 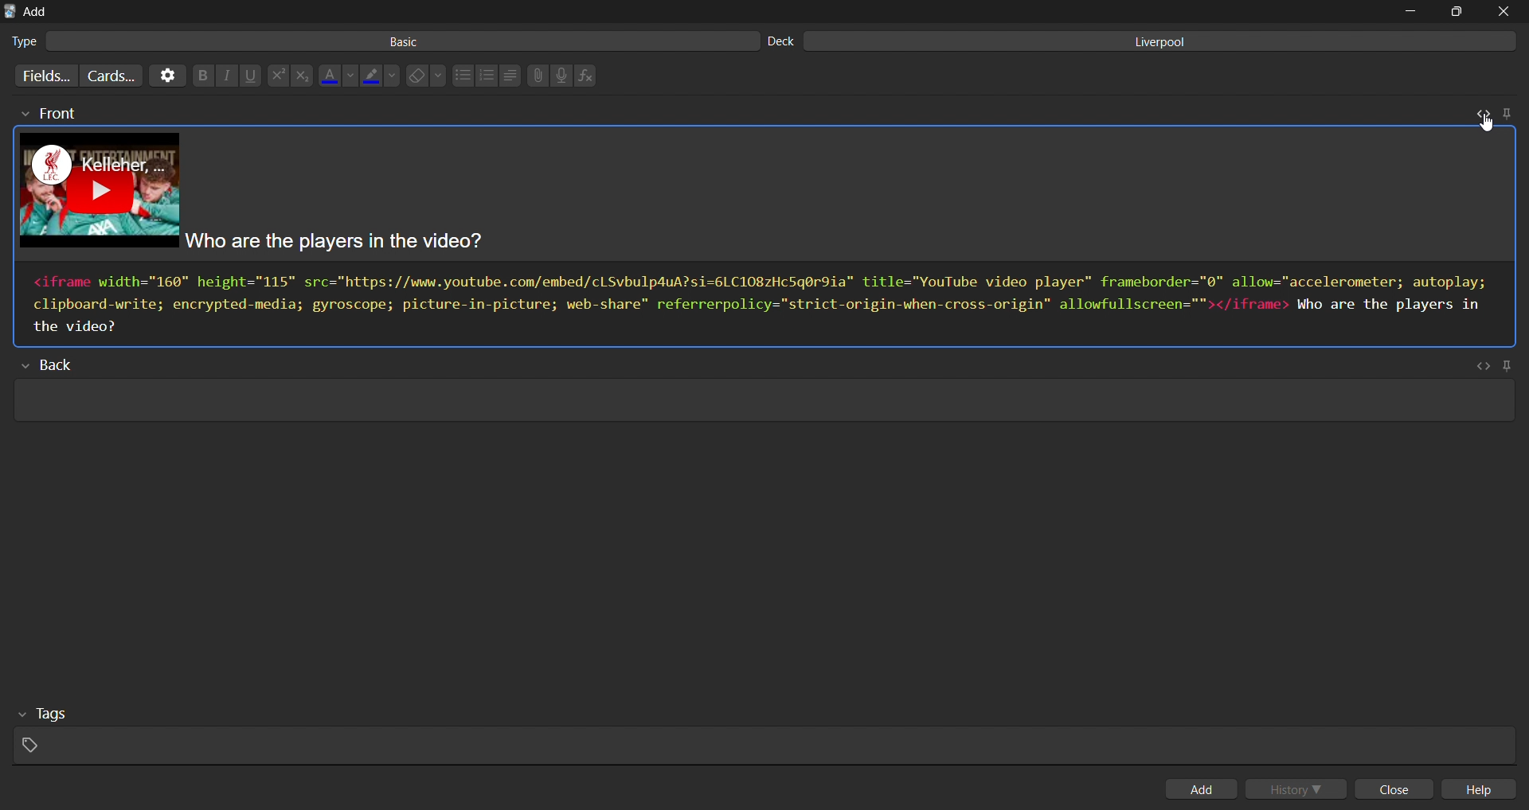 I want to click on erase formatting, so click(x=429, y=76).